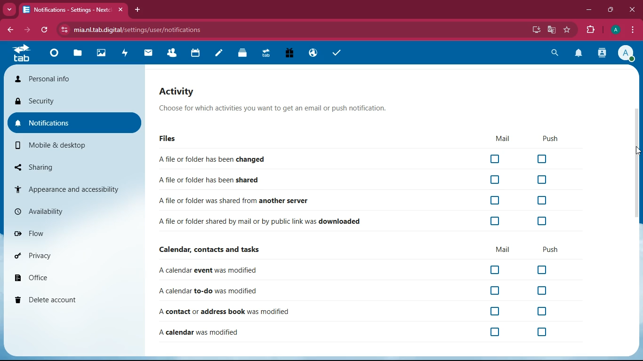 The image size is (643, 361). I want to click on office, so click(74, 276).